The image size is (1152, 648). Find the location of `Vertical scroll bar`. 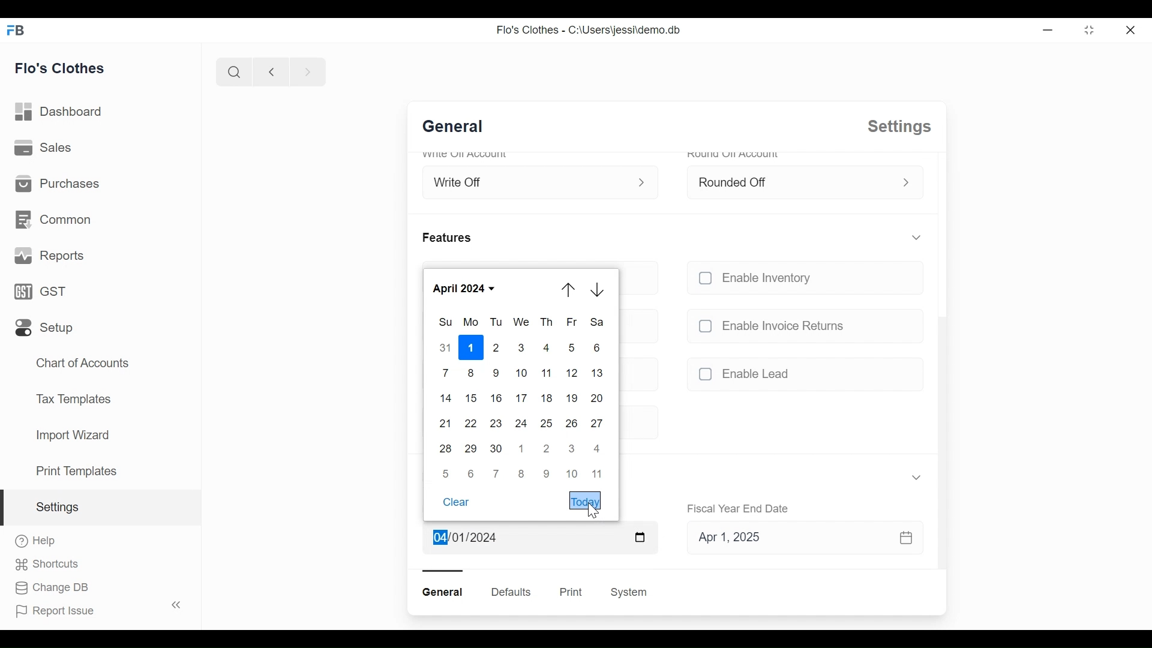

Vertical scroll bar is located at coordinates (941, 442).